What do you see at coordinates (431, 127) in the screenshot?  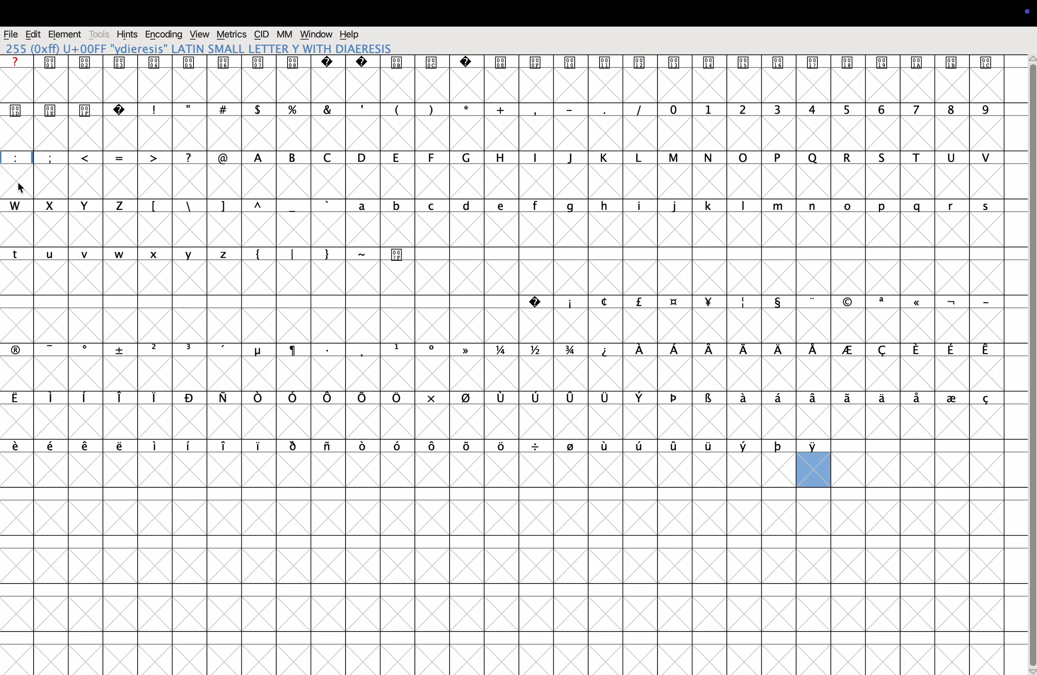 I see `)` at bounding box center [431, 127].